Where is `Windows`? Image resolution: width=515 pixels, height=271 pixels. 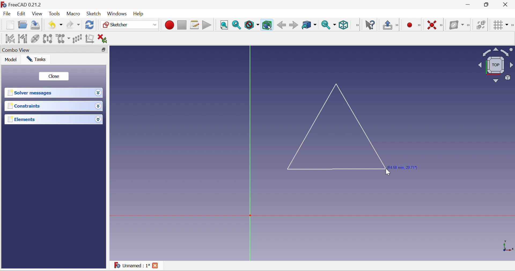 Windows is located at coordinates (117, 13).